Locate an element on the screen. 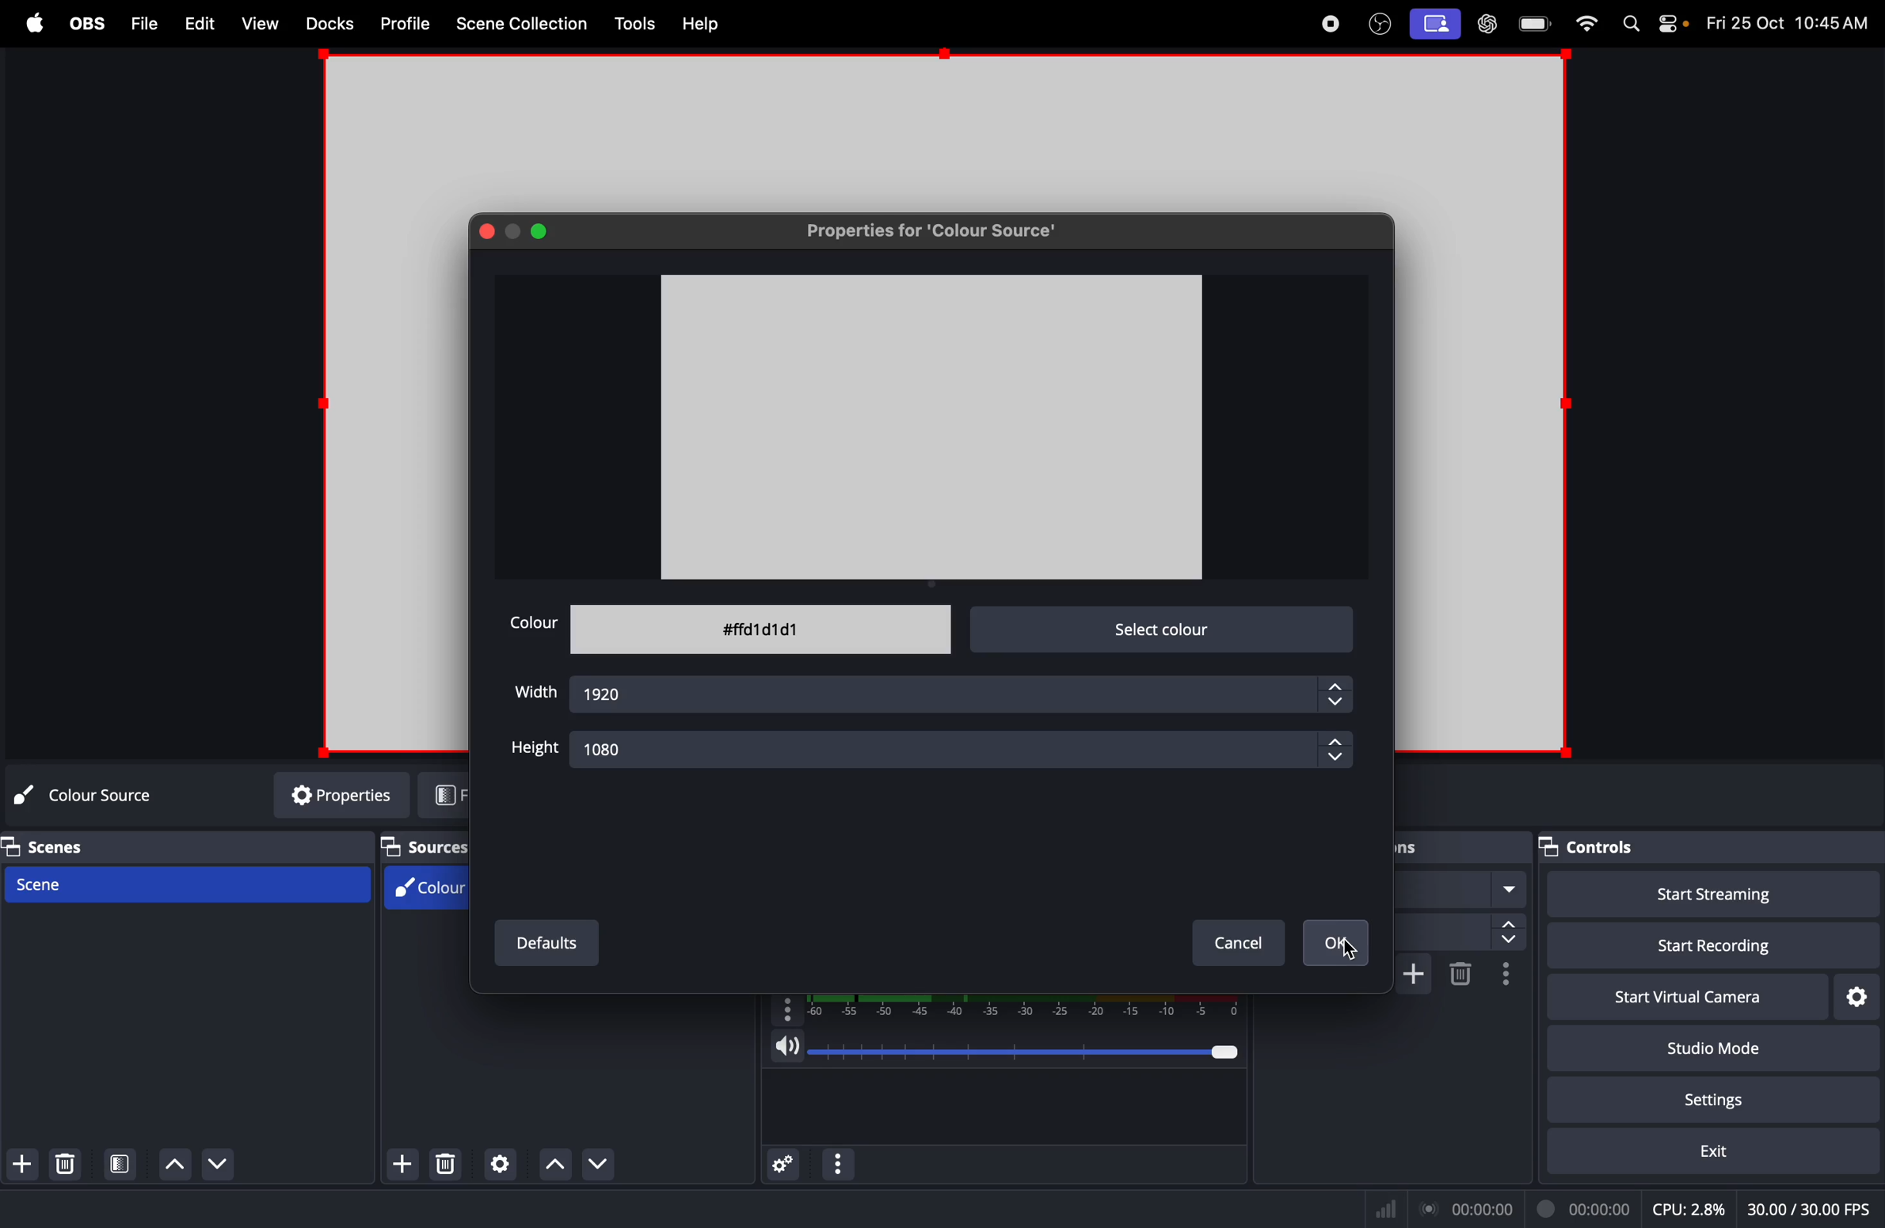 This screenshot has height=1228, width=1885. add source is located at coordinates (400, 1165).